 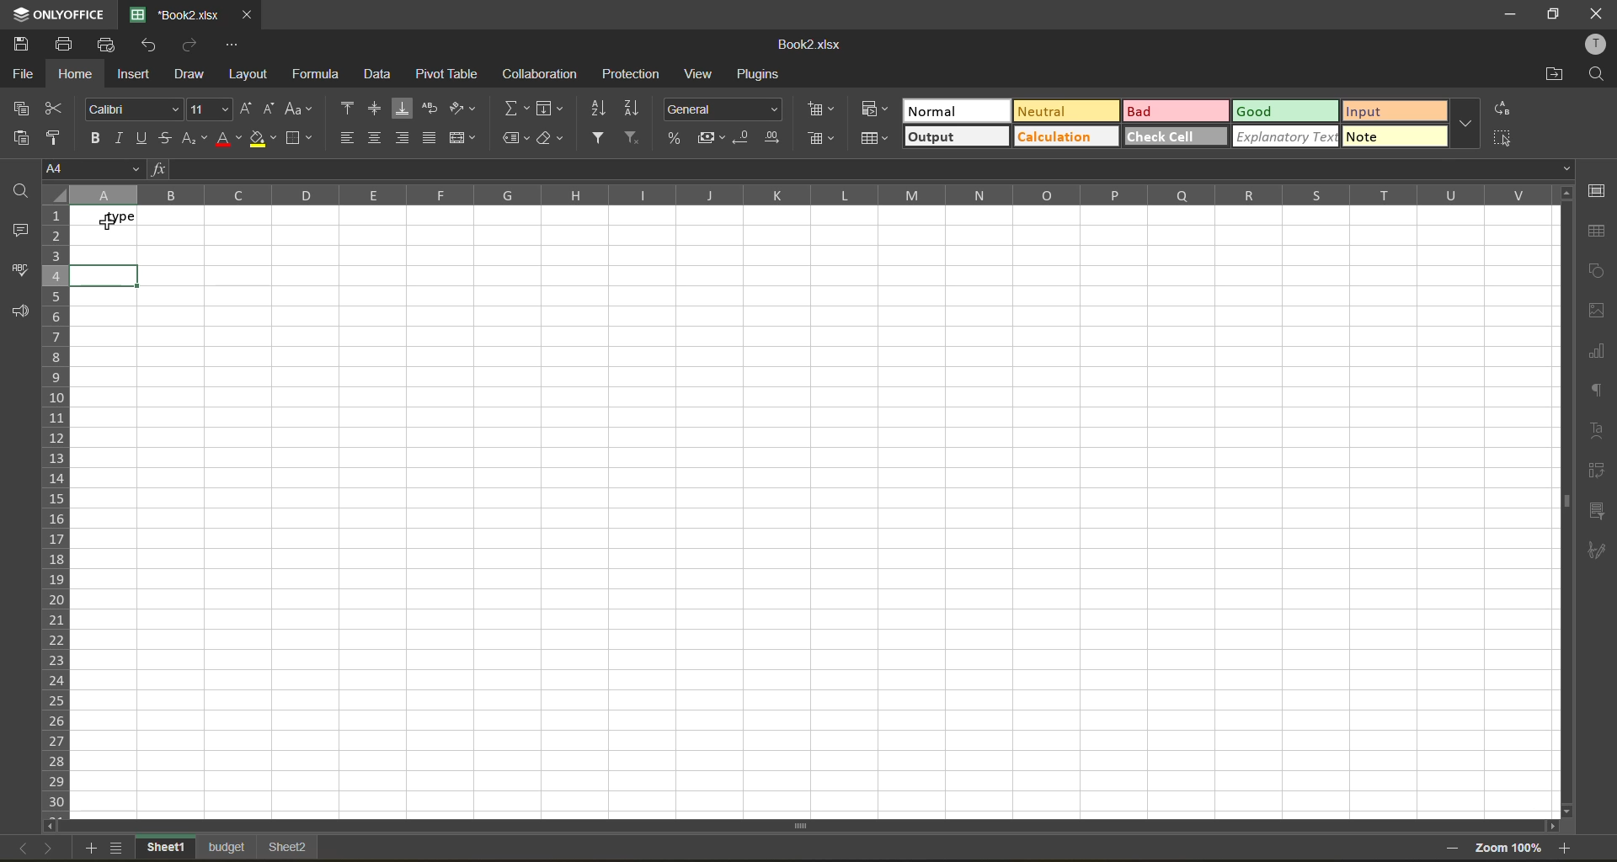 What do you see at coordinates (228, 847) in the screenshot?
I see `sheet names` at bounding box center [228, 847].